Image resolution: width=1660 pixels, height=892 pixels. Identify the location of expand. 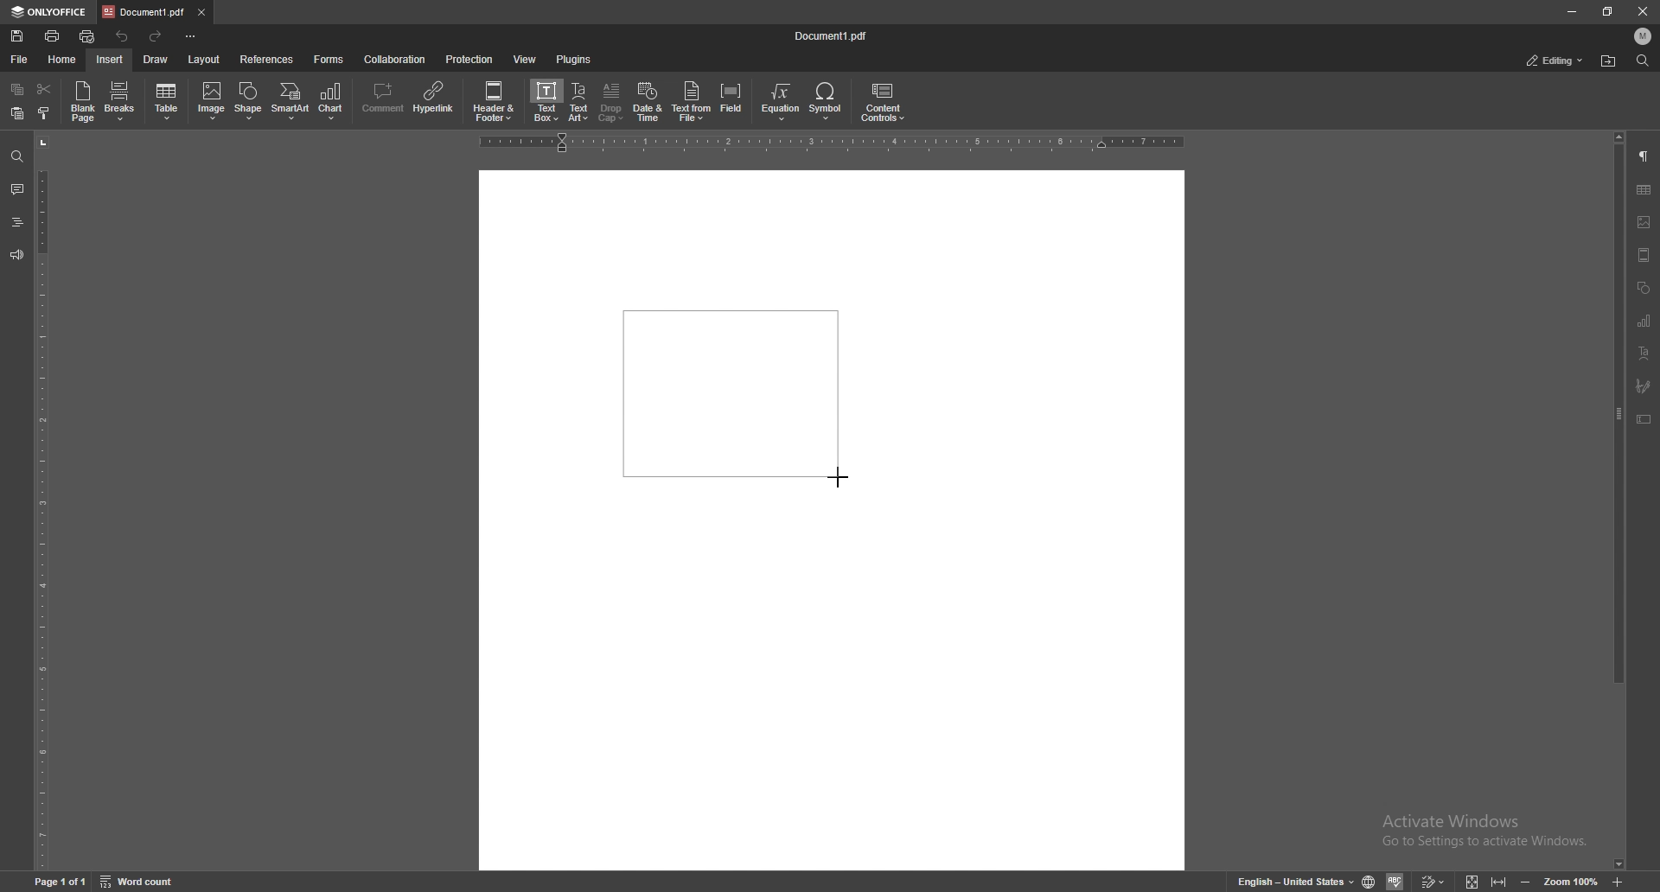
(1484, 882).